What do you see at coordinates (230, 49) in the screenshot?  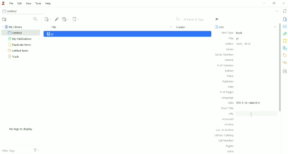 I see `Series` at bounding box center [230, 49].